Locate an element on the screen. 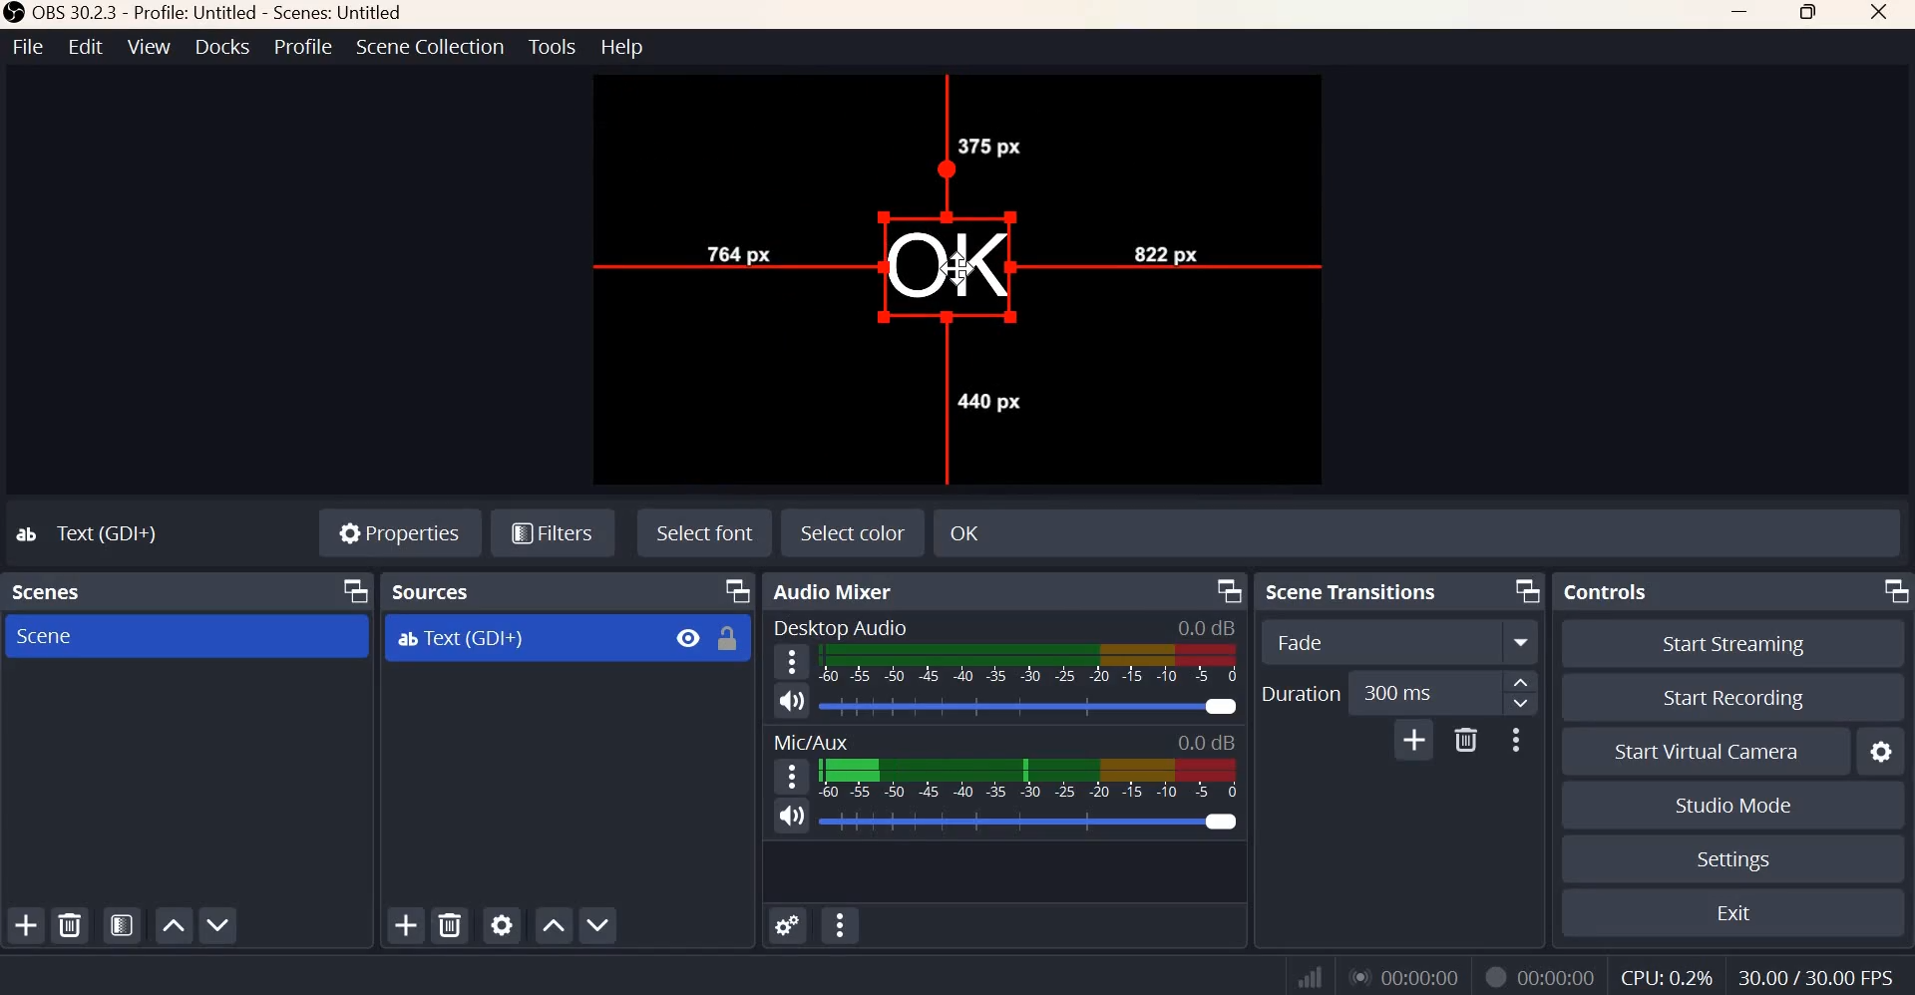 This screenshot has width=1915, height=995. 440 px is located at coordinates (987, 400).